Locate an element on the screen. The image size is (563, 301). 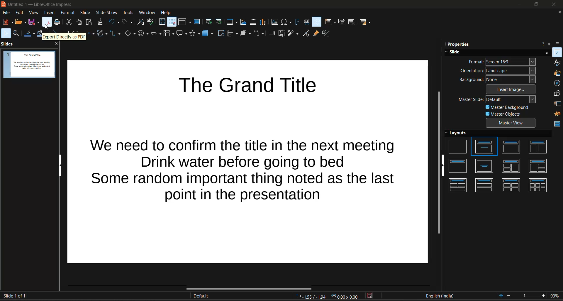
flowchart is located at coordinates (168, 34).